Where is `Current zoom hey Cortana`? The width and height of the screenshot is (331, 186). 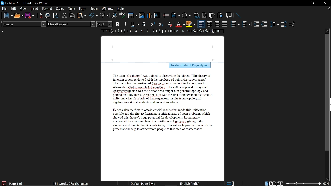 Current zoom hey Cortana is located at coordinates (326, 183).